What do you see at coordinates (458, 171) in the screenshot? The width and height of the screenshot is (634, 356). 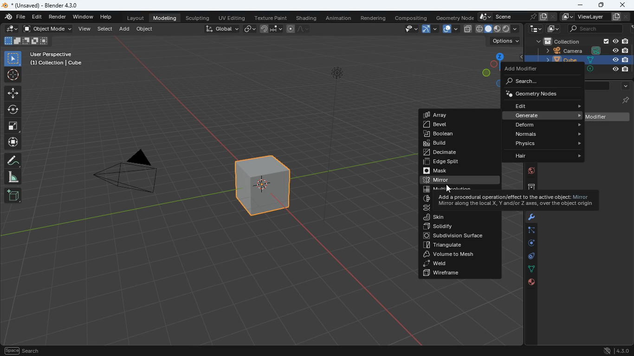 I see `mask` at bounding box center [458, 171].